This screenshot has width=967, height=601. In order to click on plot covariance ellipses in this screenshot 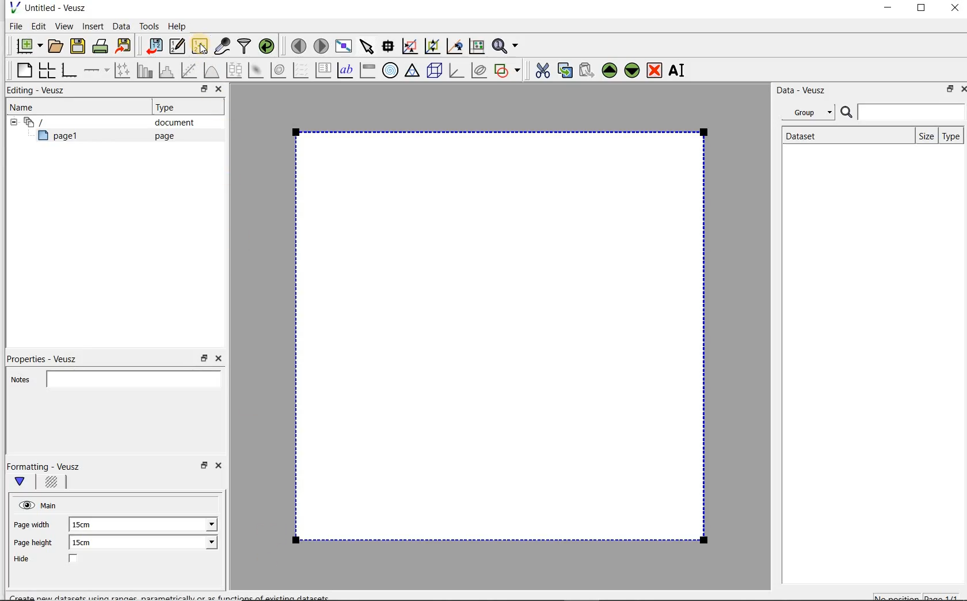, I will do `click(479, 70)`.